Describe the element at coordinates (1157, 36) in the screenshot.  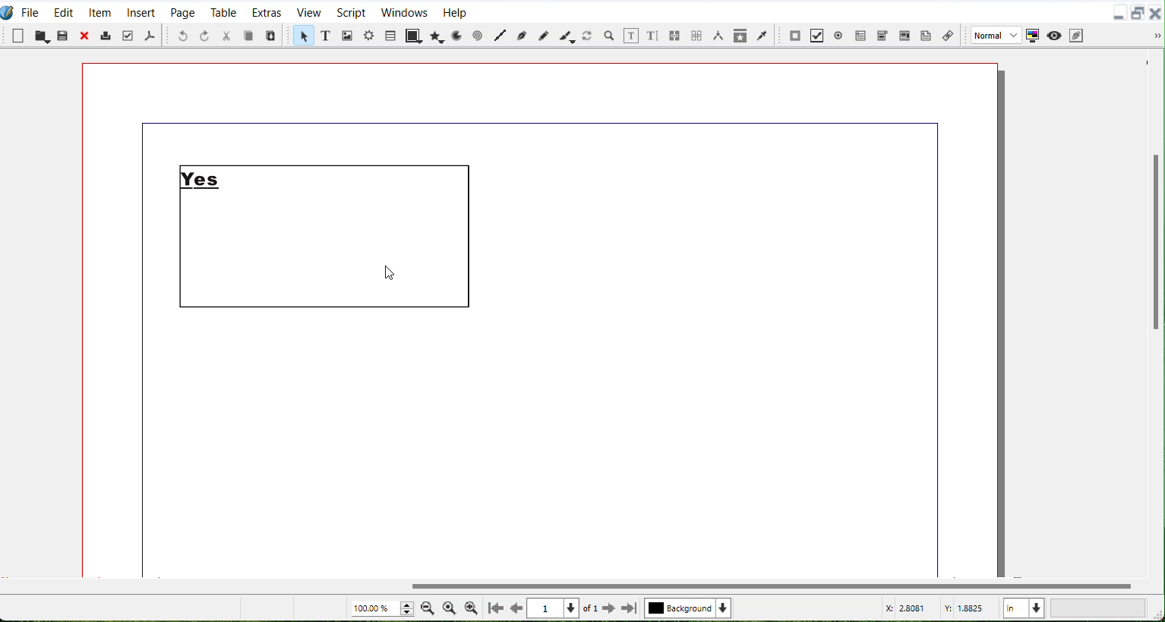
I see `Drop down box` at that location.